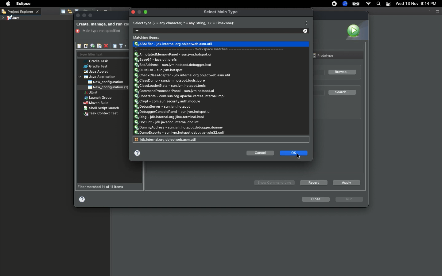 The image size is (442, 276). What do you see at coordinates (97, 72) in the screenshot?
I see `Java applet` at bounding box center [97, 72].